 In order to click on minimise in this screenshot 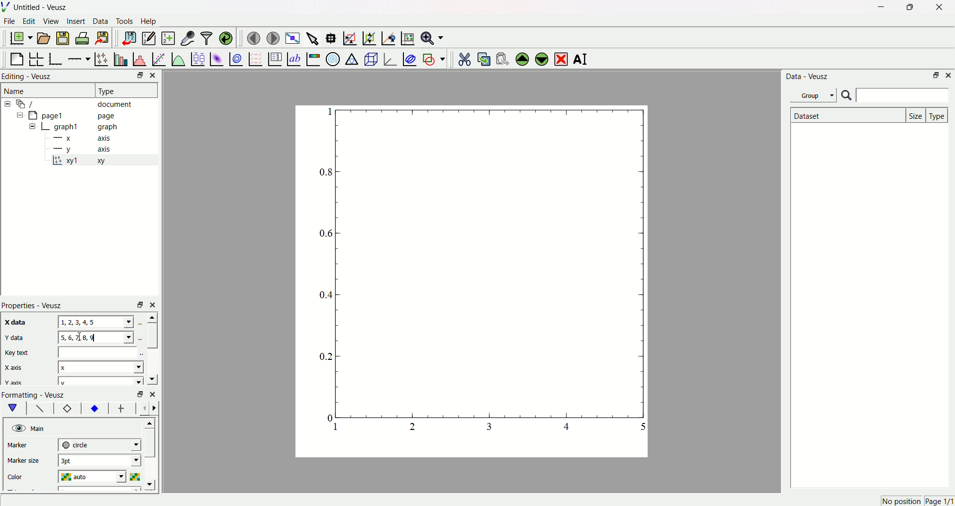, I will do `click(137, 304)`.